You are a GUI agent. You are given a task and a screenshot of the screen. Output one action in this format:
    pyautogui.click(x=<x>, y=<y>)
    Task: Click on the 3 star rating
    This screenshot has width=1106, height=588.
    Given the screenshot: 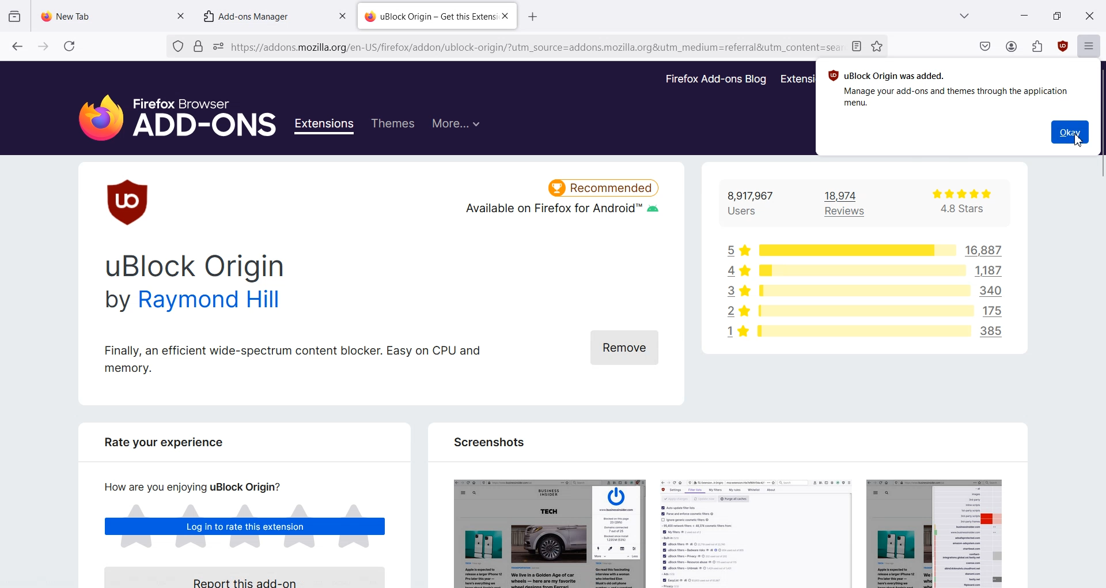 What is the action you would take?
    pyautogui.click(x=734, y=291)
    